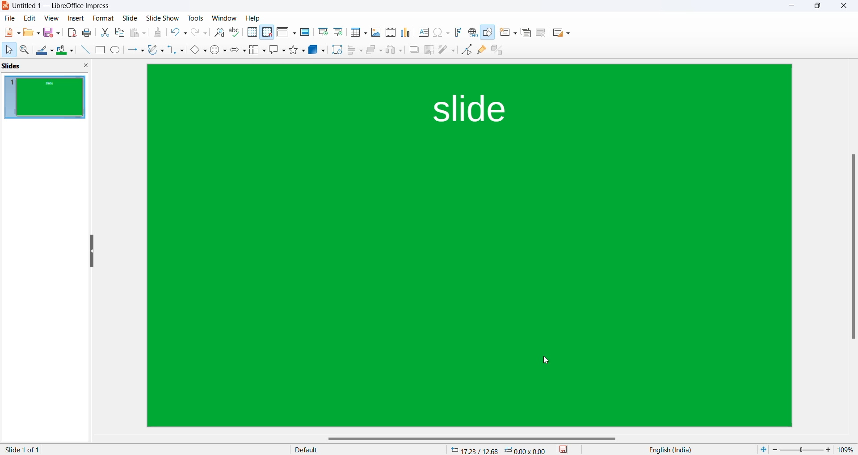 The height and width of the screenshot is (455, 858). What do you see at coordinates (395, 51) in the screenshot?
I see `object distribution` at bounding box center [395, 51].